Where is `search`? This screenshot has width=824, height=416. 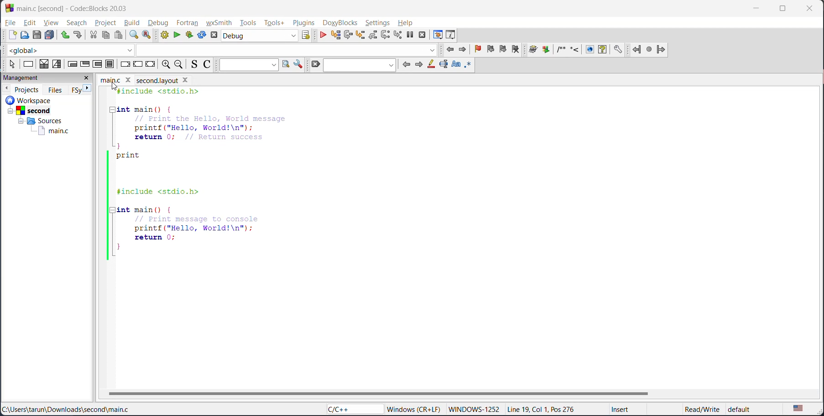
search is located at coordinates (76, 22).